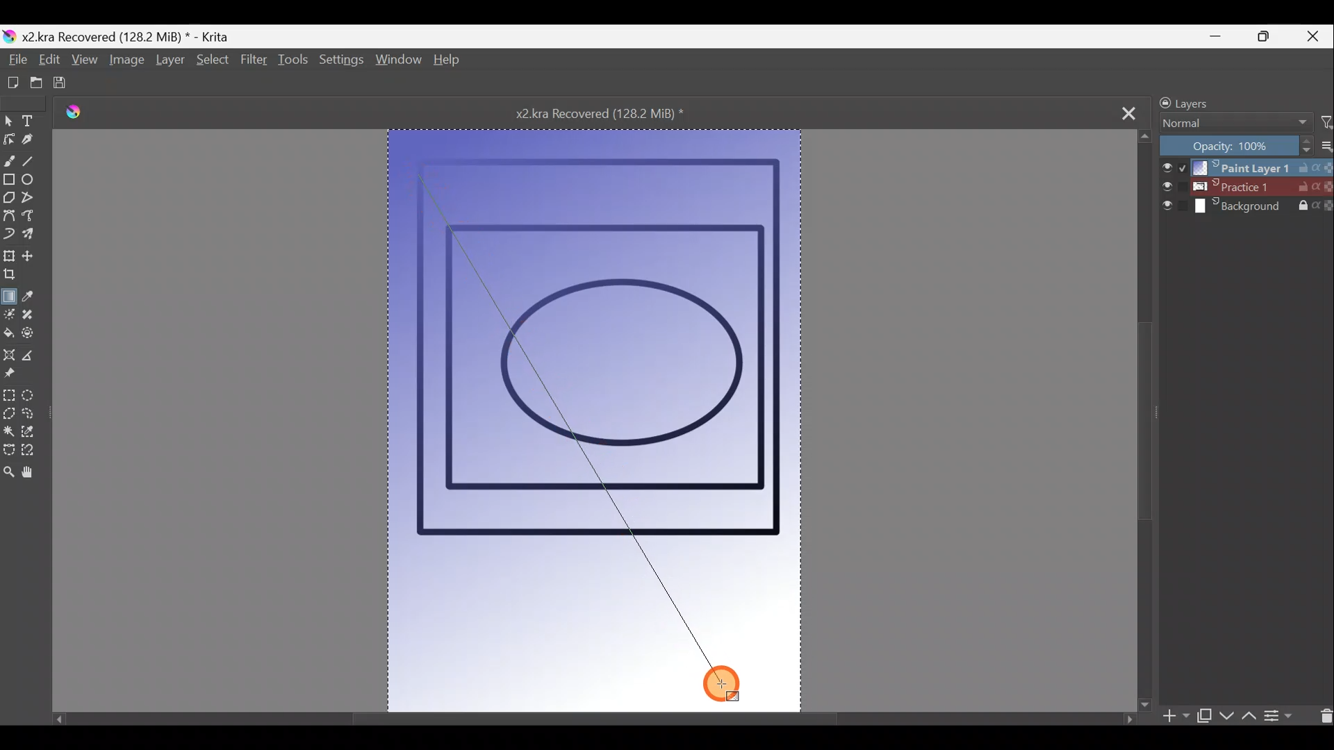  What do you see at coordinates (10, 378) in the screenshot?
I see `Reference images tool` at bounding box center [10, 378].